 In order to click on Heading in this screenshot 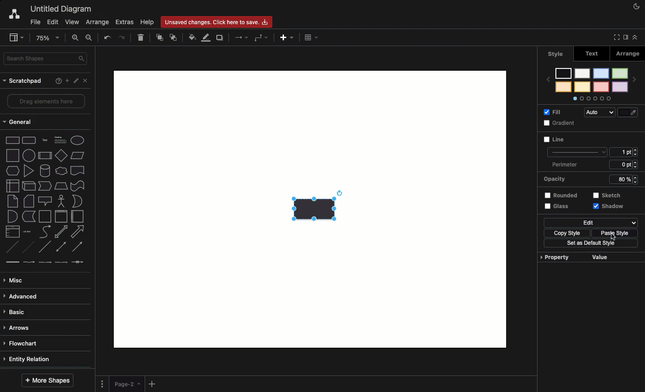, I will do `click(60, 141)`.